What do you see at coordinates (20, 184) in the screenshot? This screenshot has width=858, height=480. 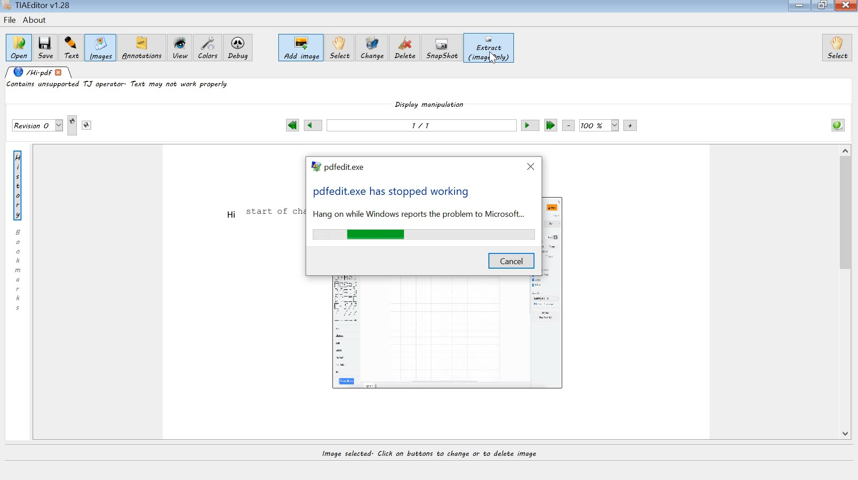 I see `History` at bounding box center [20, 184].